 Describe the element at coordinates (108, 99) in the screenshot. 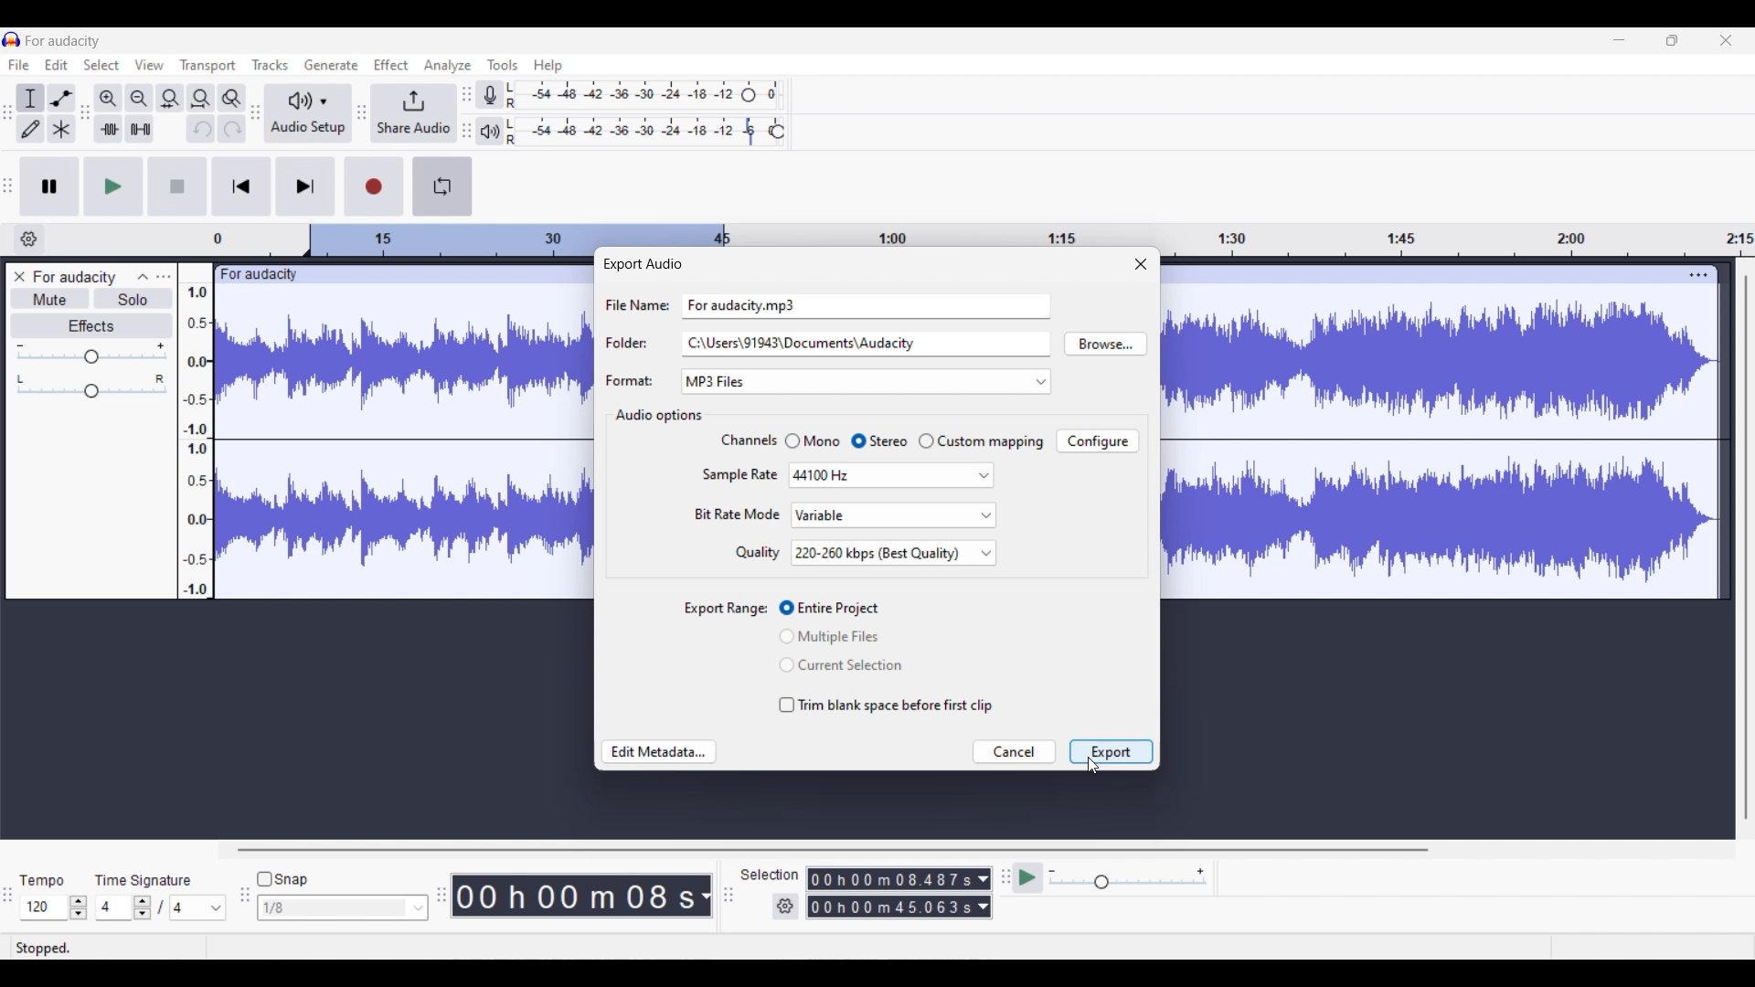

I see `Zoom in` at that location.